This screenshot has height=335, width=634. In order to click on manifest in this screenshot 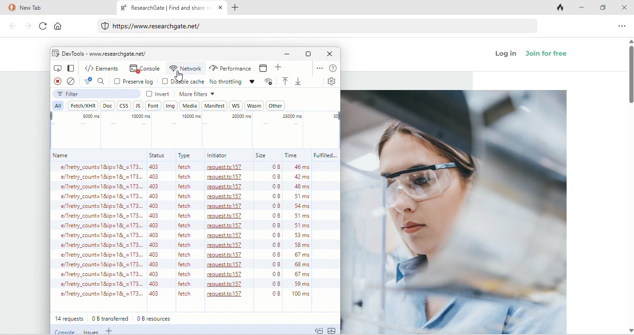, I will do `click(214, 105)`.